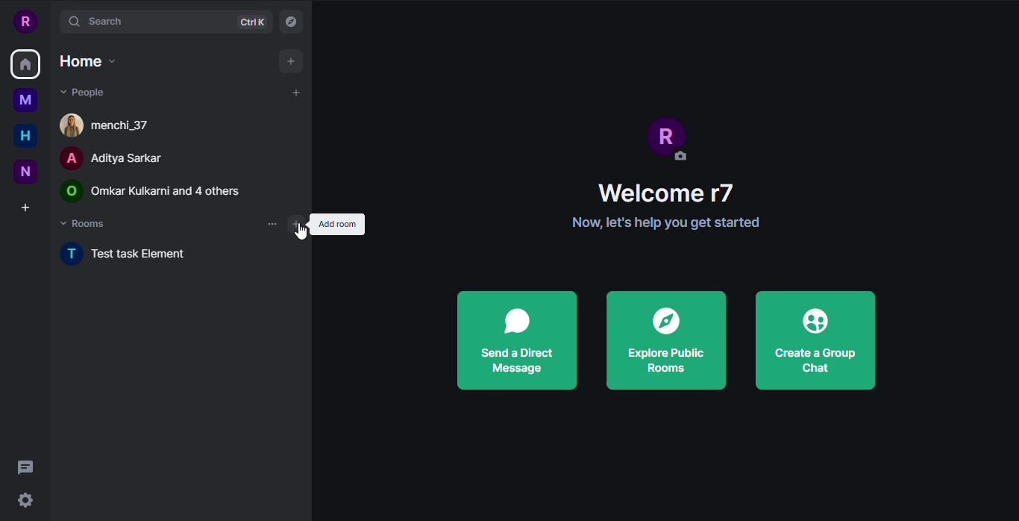  What do you see at coordinates (24, 20) in the screenshot?
I see `profile` at bounding box center [24, 20].